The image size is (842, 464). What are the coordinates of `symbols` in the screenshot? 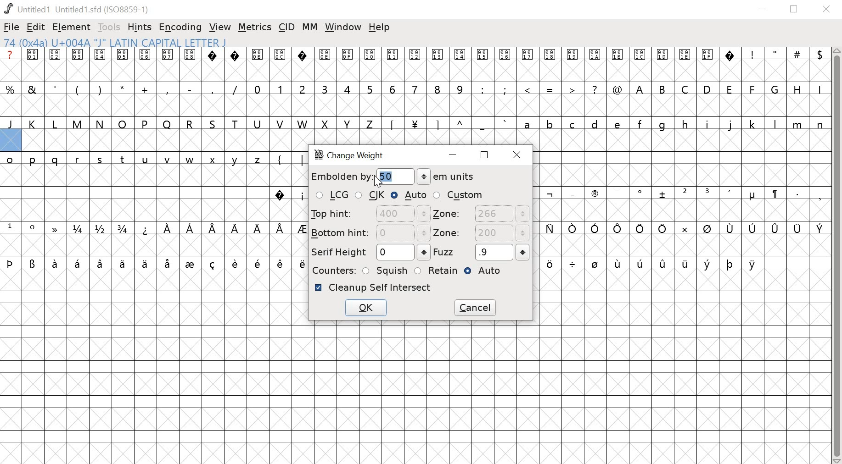 It's located at (652, 265).